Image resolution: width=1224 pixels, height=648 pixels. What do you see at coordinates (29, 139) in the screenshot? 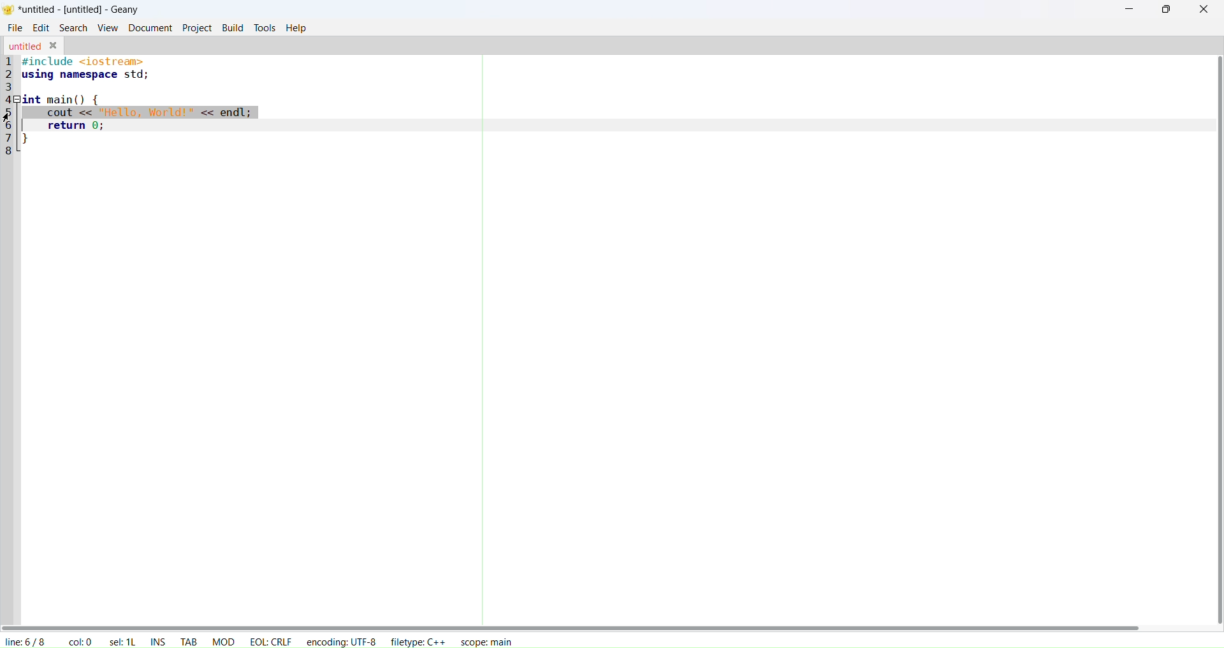
I see `7 }` at bounding box center [29, 139].